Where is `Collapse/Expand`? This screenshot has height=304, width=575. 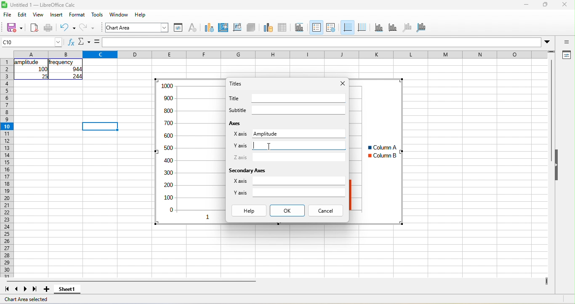
Collapse/Expand is located at coordinates (556, 165).